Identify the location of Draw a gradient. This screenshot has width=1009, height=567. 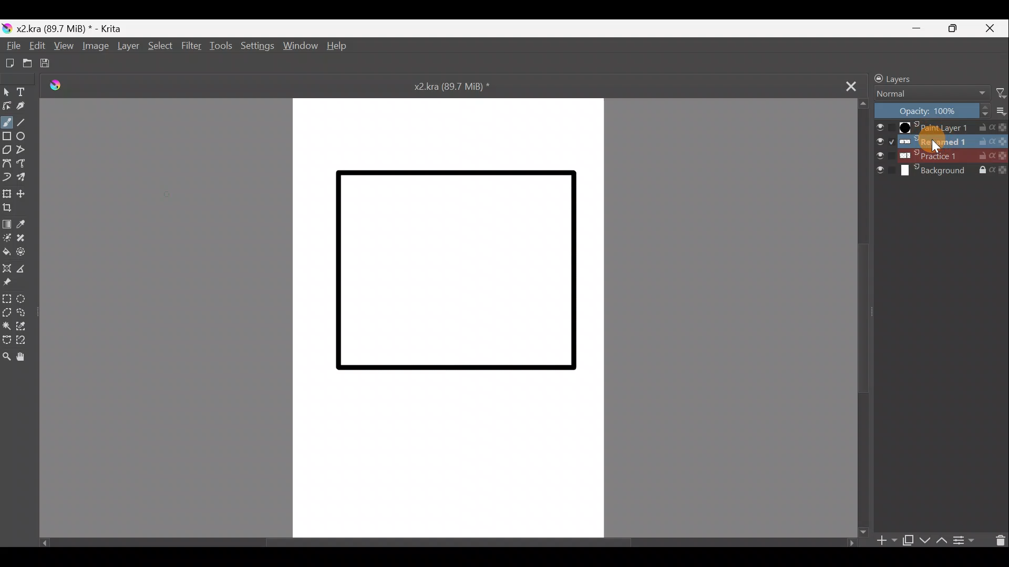
(7, 224).